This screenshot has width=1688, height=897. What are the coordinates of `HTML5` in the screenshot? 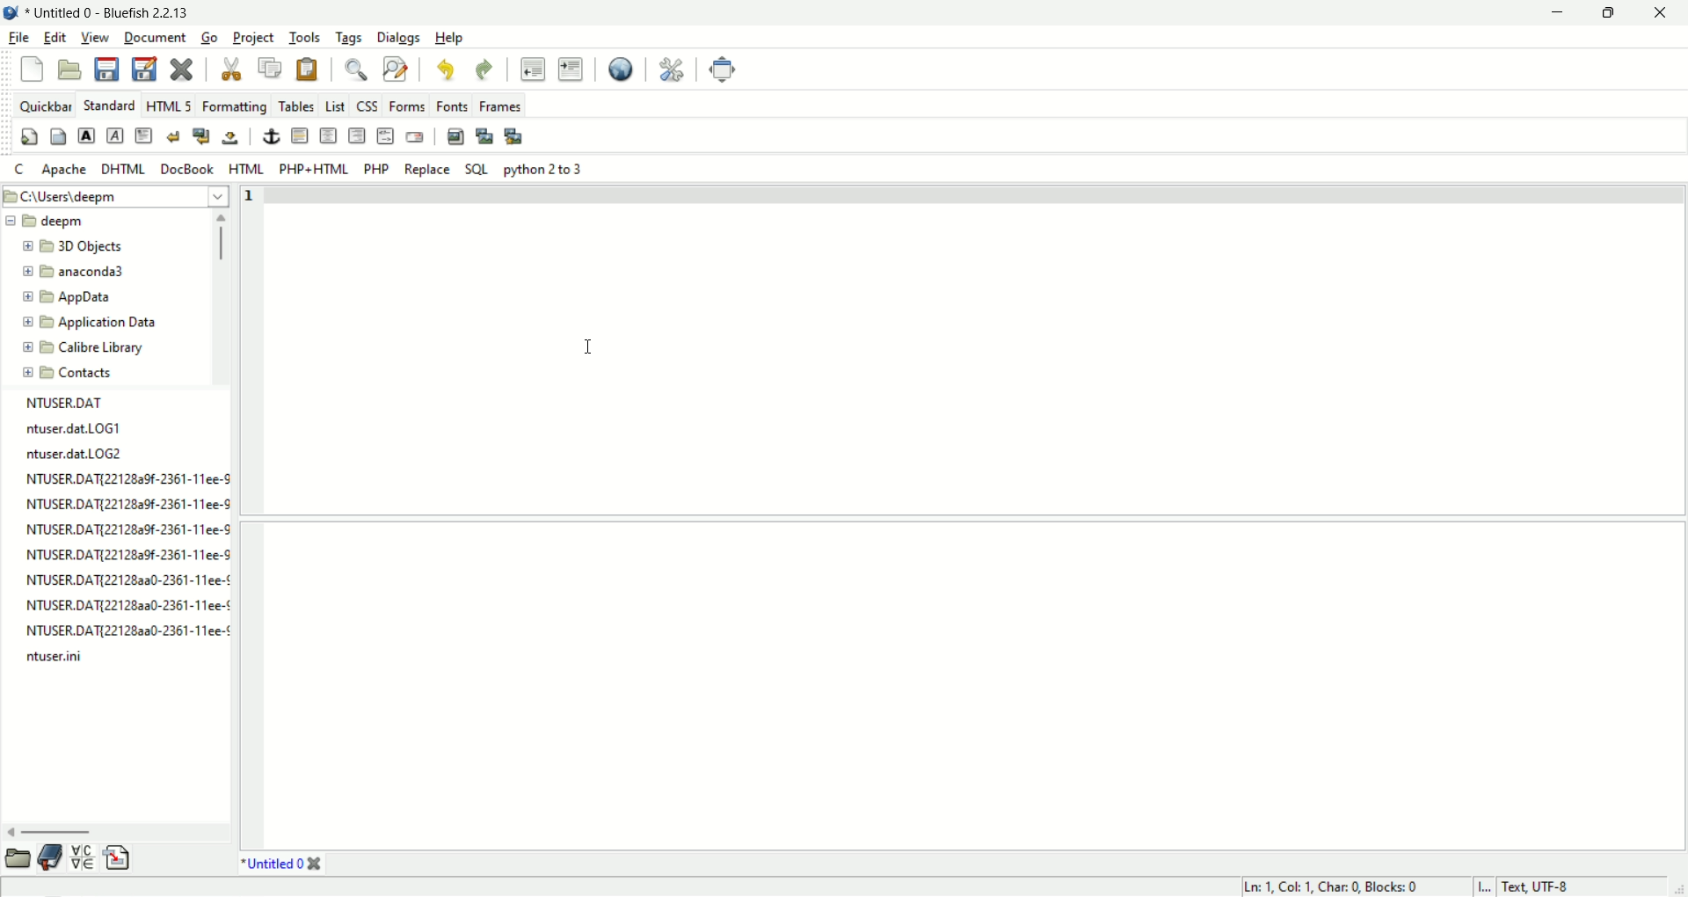 It's located at (169, 106).